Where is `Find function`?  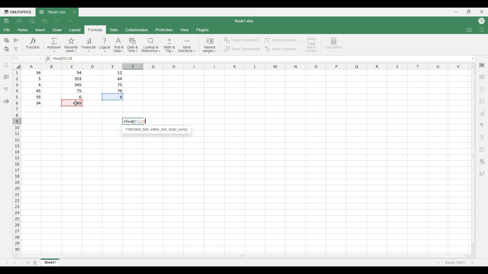 Find function is located at coordinates (128, 121).